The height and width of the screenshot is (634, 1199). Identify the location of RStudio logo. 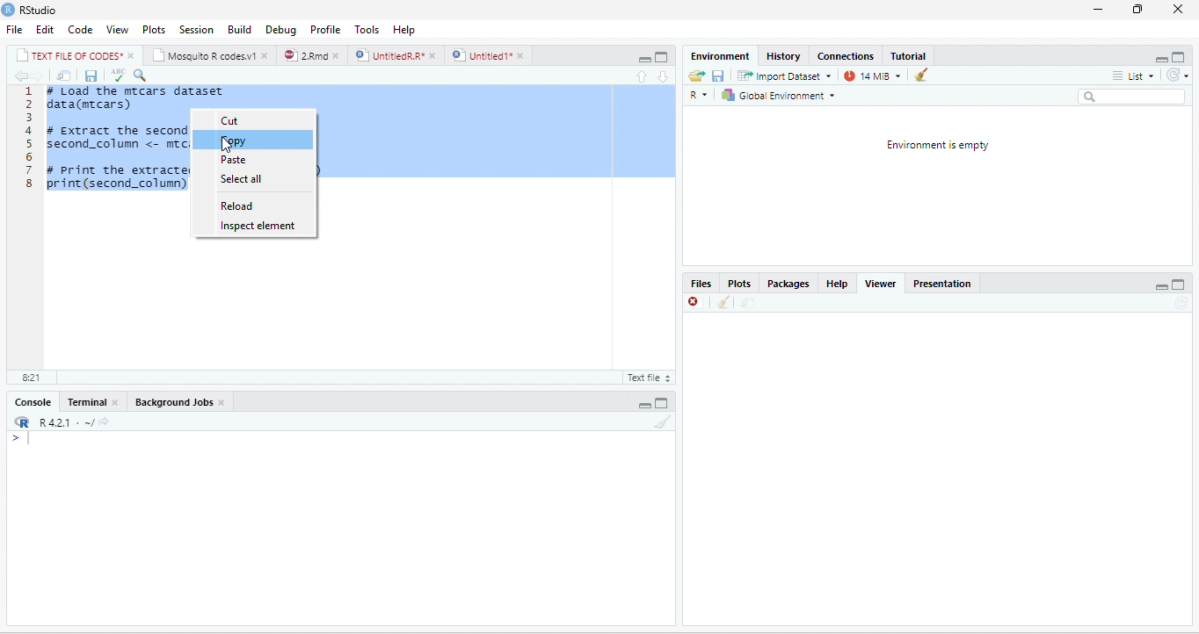
(8, 10).